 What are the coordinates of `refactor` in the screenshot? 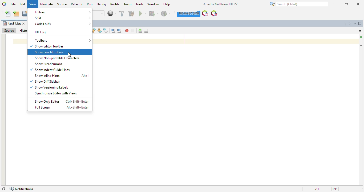 It's located at (77, 4).